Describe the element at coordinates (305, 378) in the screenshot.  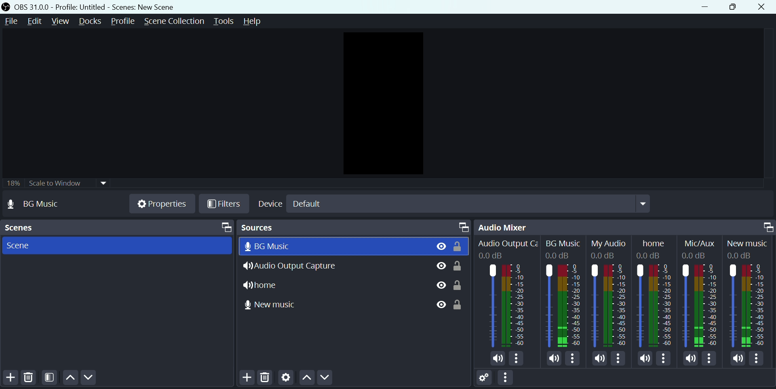
I see `Up` at that location.